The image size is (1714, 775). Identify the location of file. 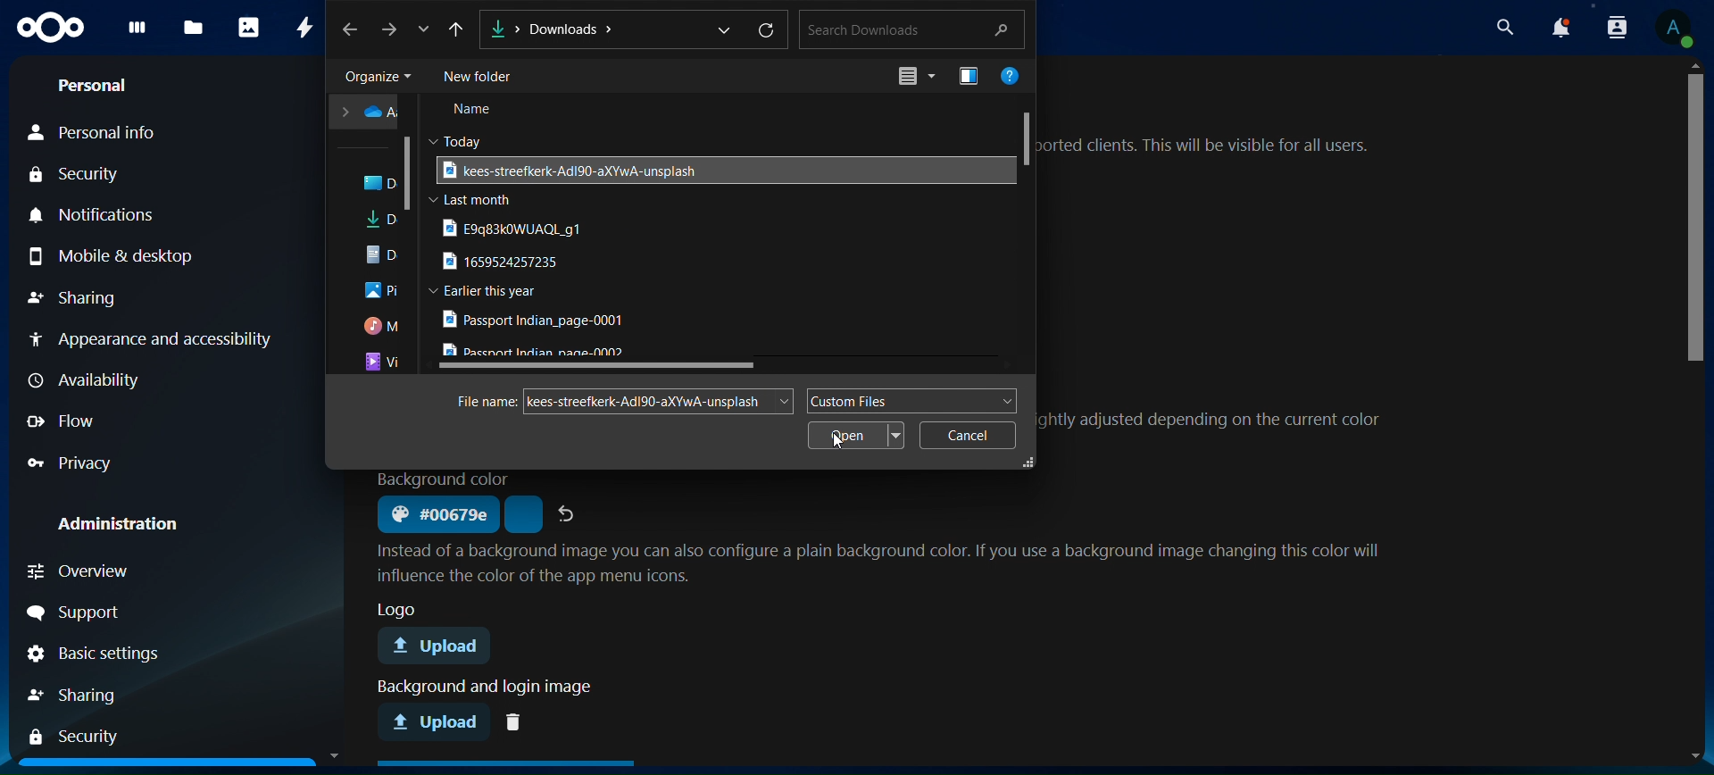
(567, 170).